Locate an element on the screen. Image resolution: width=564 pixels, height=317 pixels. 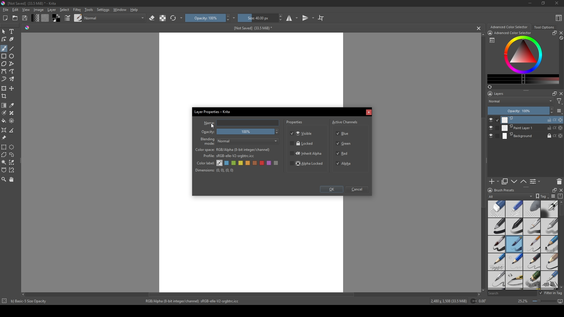
Blending mode - normal is located at coordinates (208, 141).